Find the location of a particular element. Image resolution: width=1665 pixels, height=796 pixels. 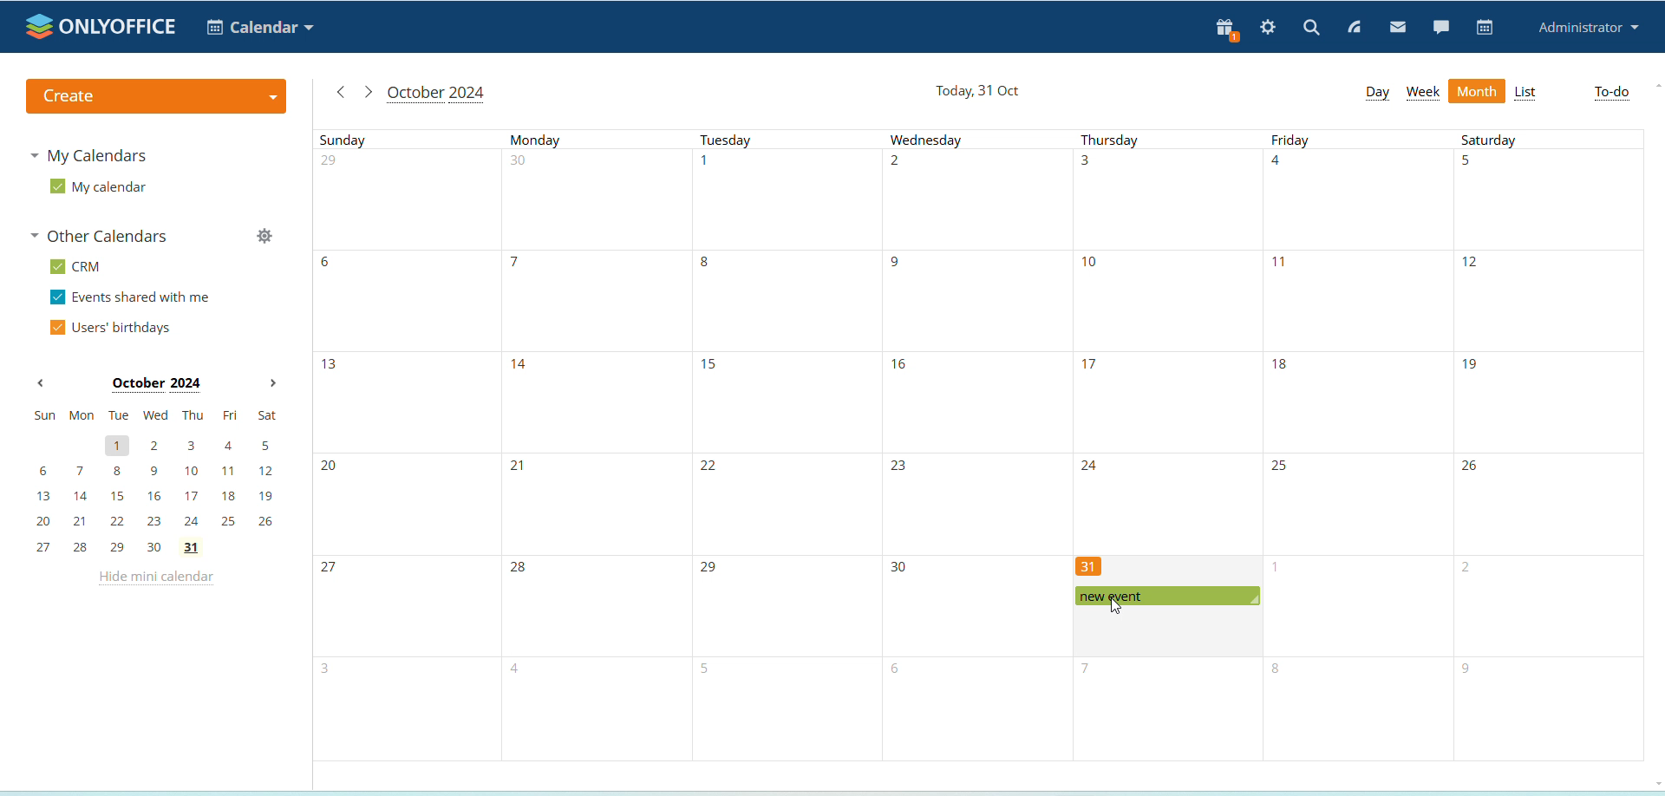

month view is located at coordinates (1478, 92).